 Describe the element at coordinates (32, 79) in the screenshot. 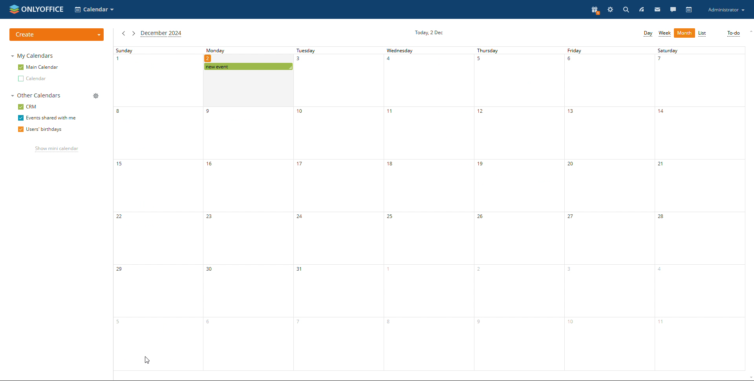

I see `other calendar` at that location.